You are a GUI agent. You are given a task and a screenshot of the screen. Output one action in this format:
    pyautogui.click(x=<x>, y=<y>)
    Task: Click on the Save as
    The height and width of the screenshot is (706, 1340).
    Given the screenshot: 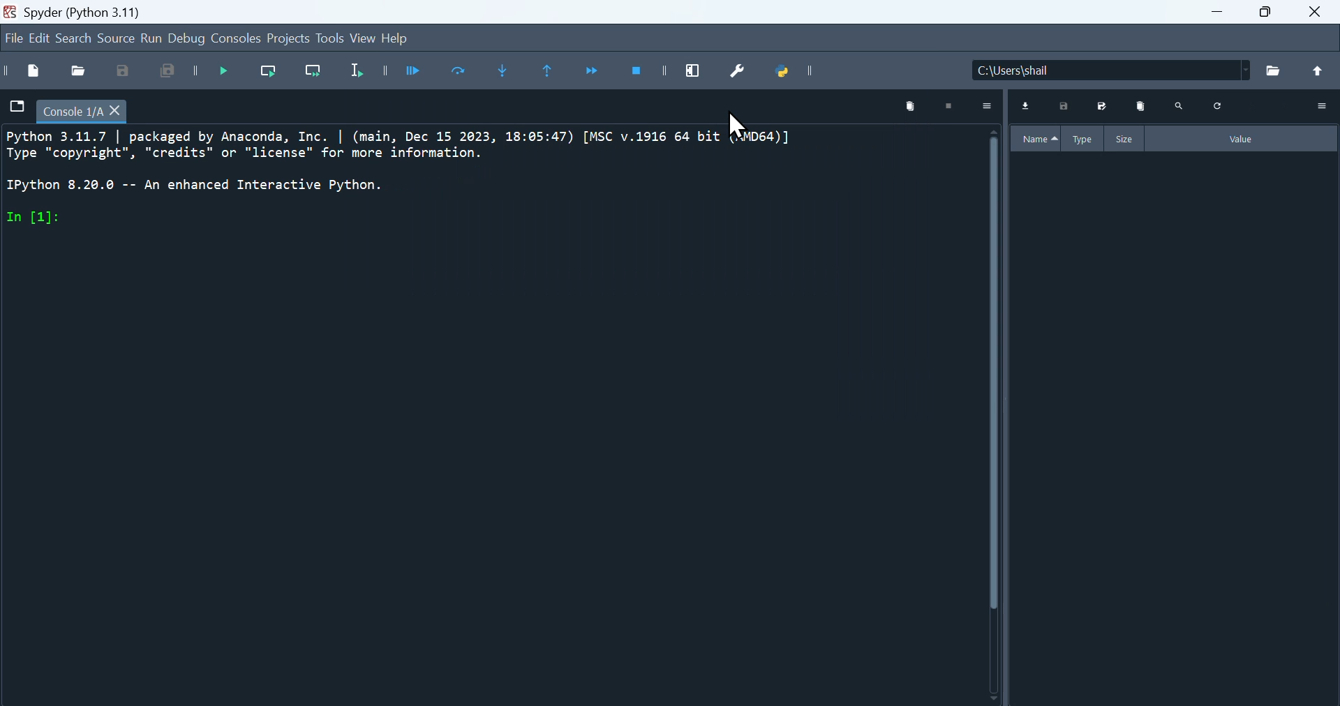 What is the action you would take?
    pyautogui.click(x=1105, y=107)
    